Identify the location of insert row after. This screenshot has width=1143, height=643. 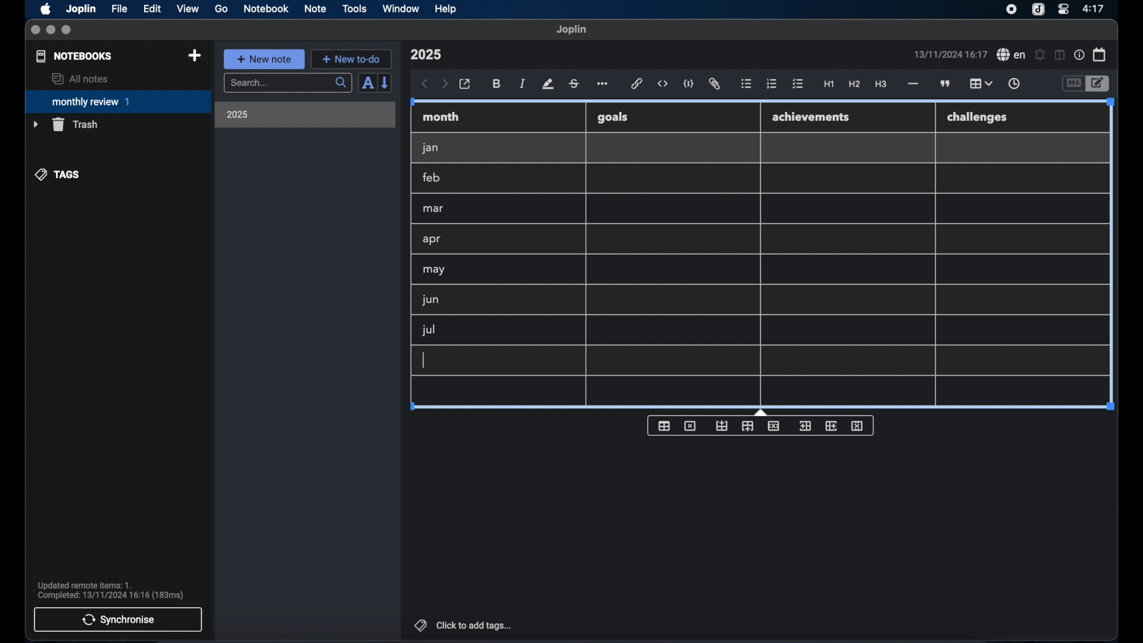
(748, 426).